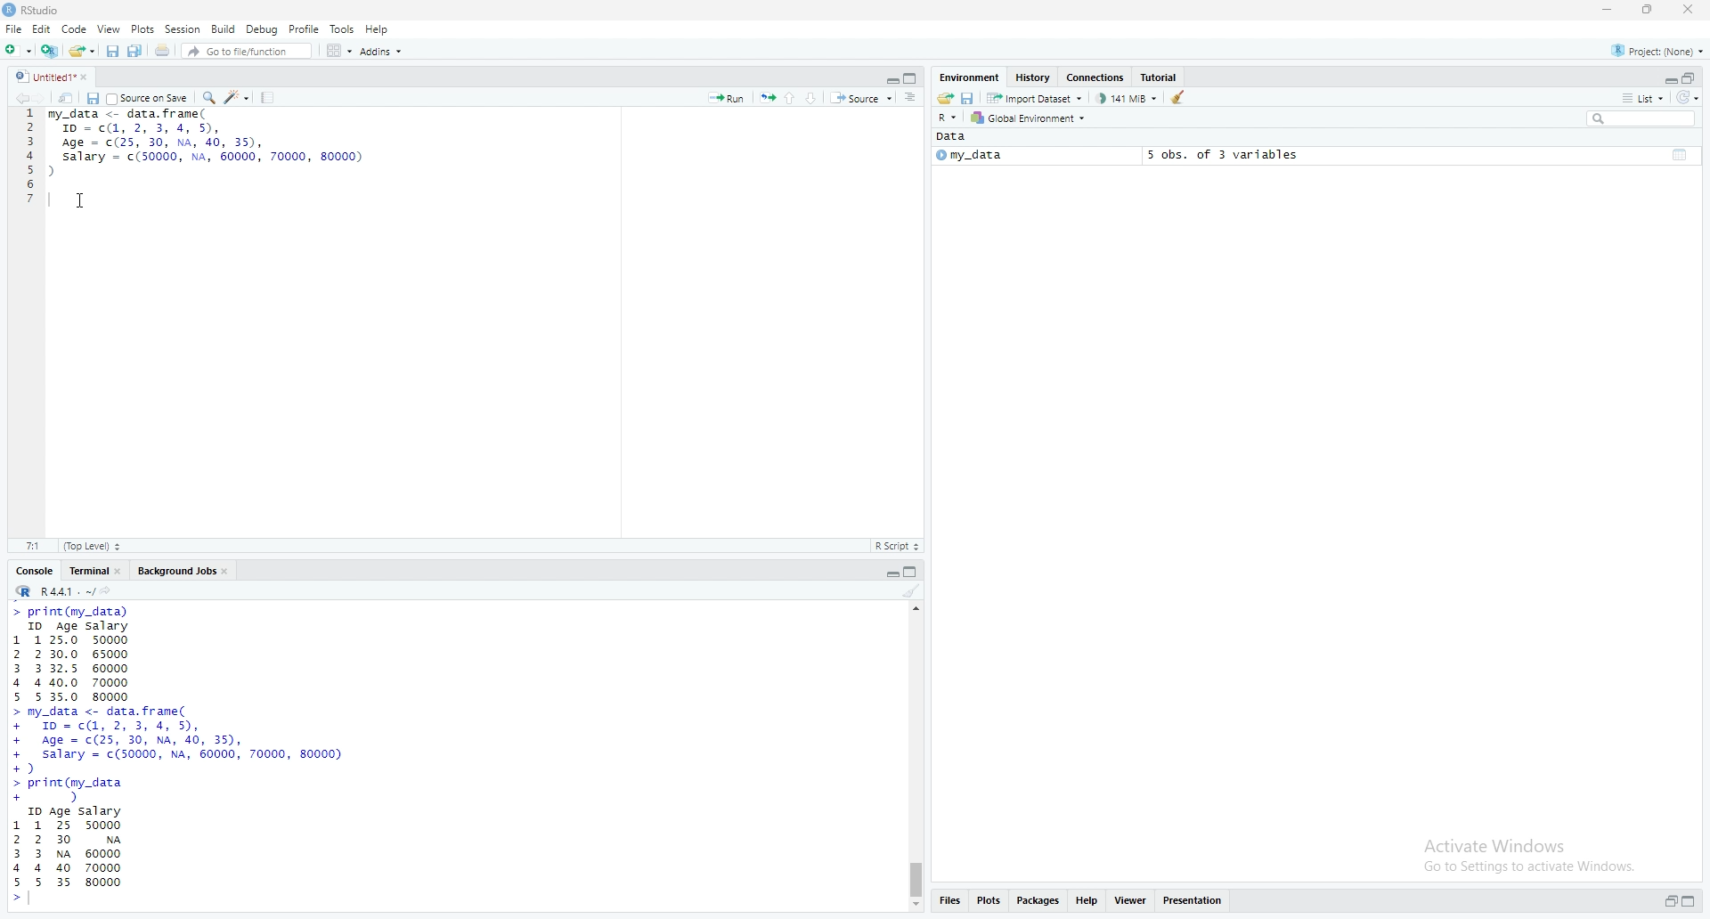  I want to click on R, so click(948, 118).